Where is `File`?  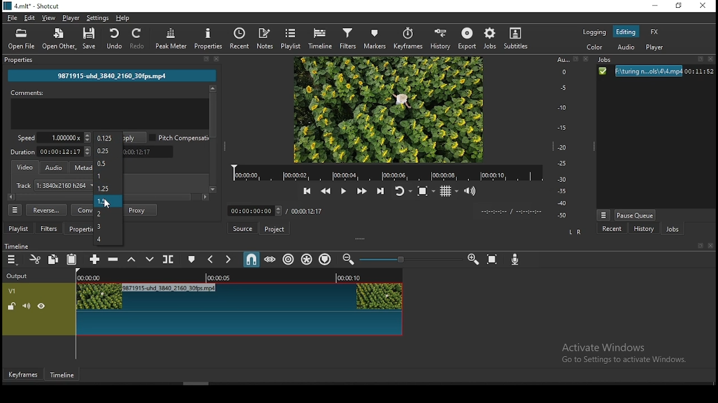 File is located at coordinates (655, 72).